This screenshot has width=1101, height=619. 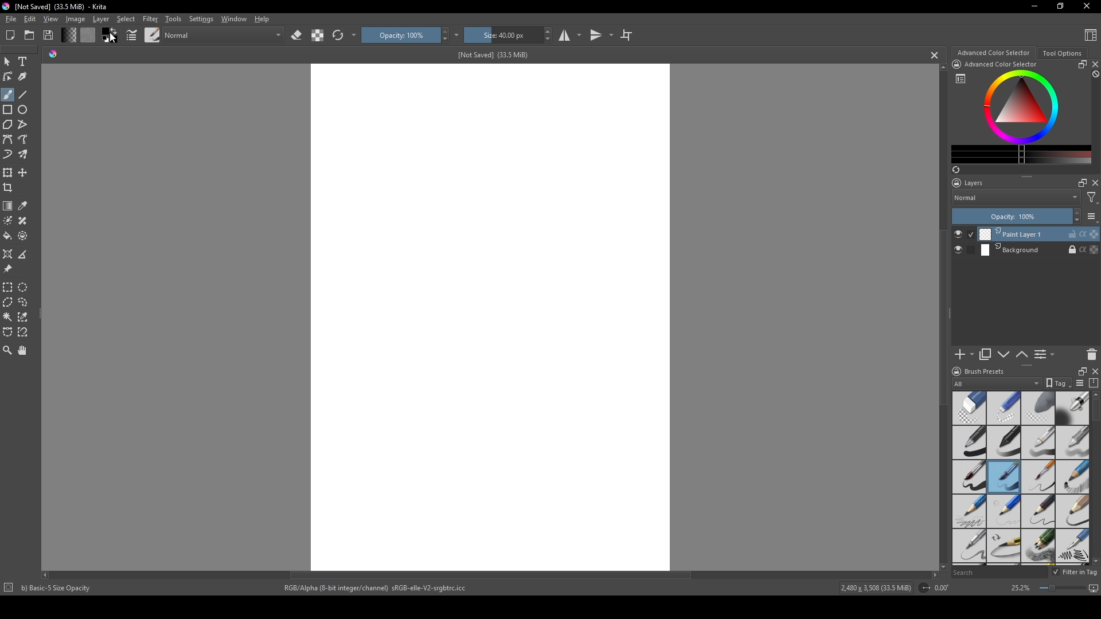 I want to click on pencil, so click(x=968, y=511).